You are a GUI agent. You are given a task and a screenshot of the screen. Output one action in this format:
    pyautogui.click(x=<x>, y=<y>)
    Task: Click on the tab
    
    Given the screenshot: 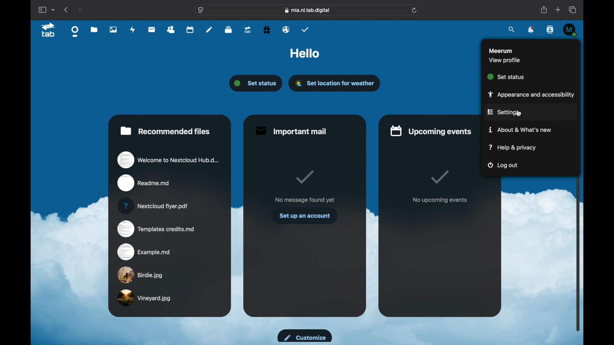 What is the action you would take?
    pyautogui.click(x=49, y=30)
    